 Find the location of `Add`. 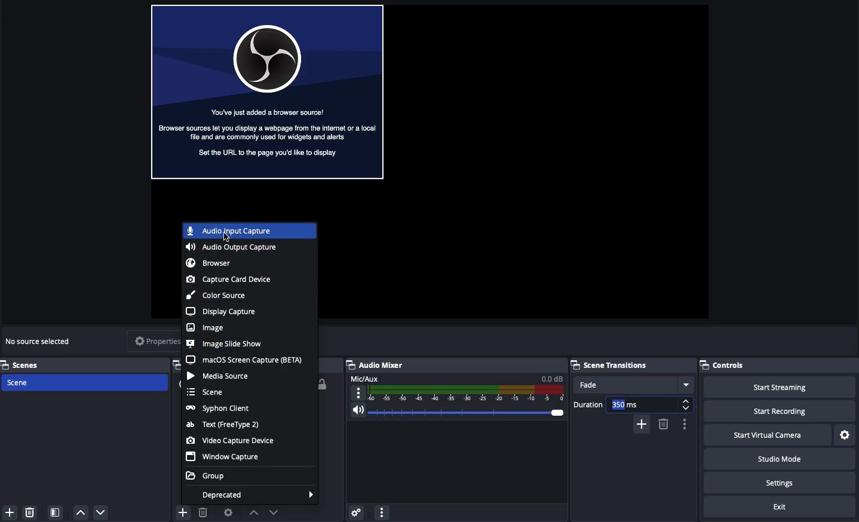

Add is located at coordinates (10, 512).